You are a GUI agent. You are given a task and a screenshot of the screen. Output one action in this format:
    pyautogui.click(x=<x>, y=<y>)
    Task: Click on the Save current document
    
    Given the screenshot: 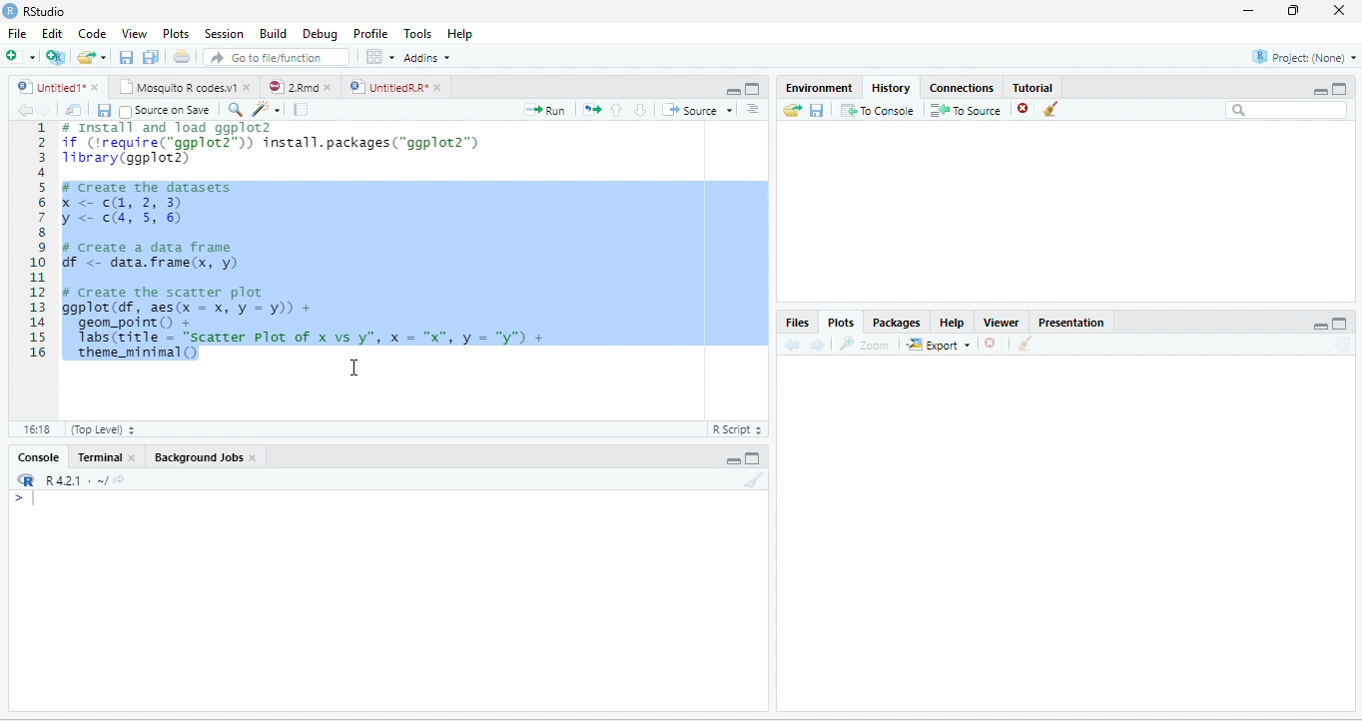 What is the action you would take?
    pyautogui.click(x=104, y=111)
    